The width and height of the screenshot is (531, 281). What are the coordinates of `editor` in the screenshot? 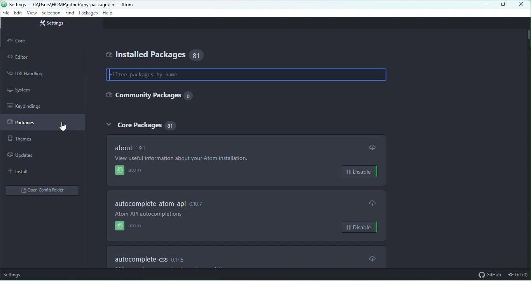 It's located at (42, 57).